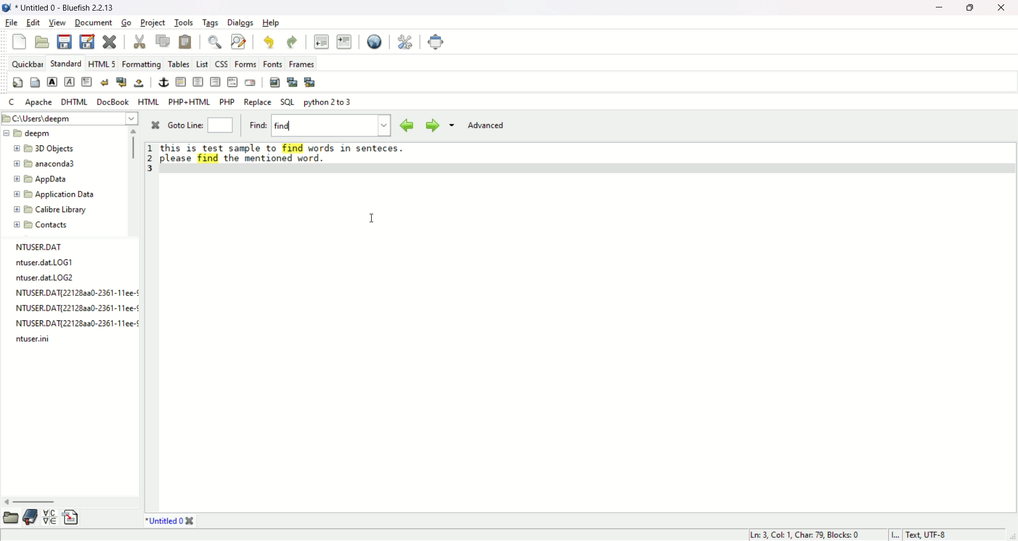  I want to click on location, so click(69, 117).